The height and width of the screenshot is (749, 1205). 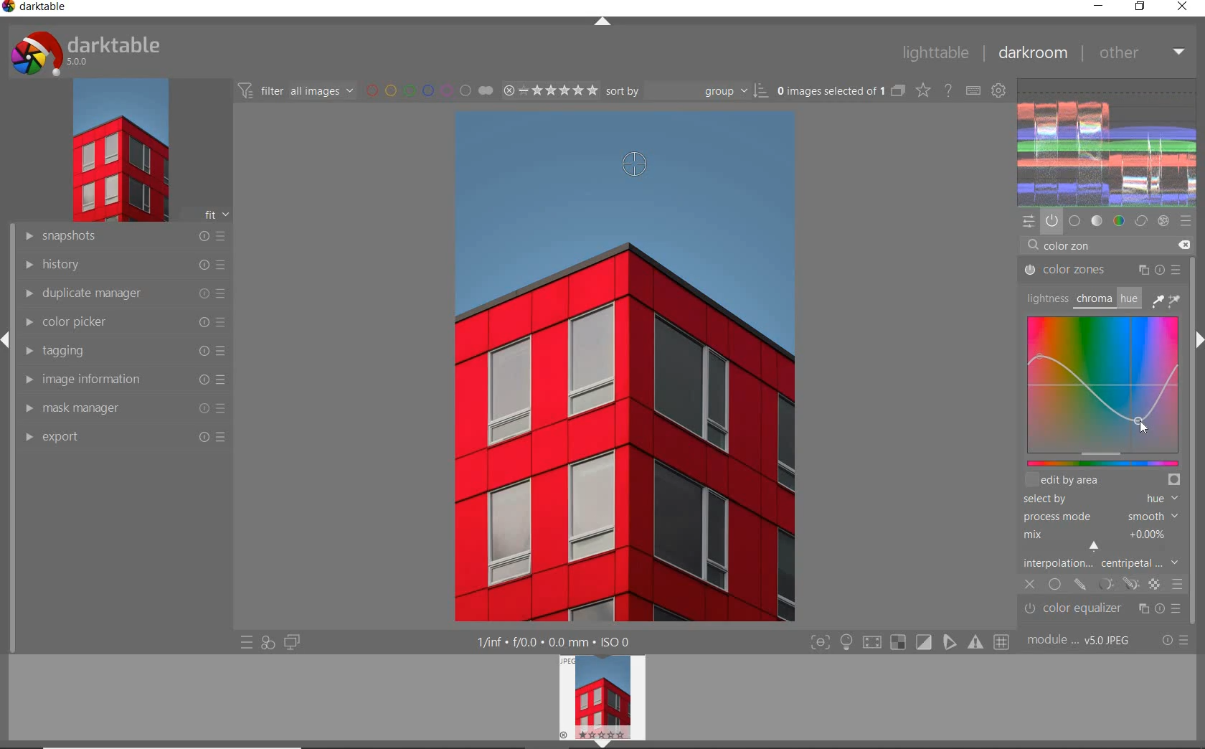 What do you see at coordinates (1128, 298) in the screenshot?
I see `HUE` at bounding box center [1128, 298].